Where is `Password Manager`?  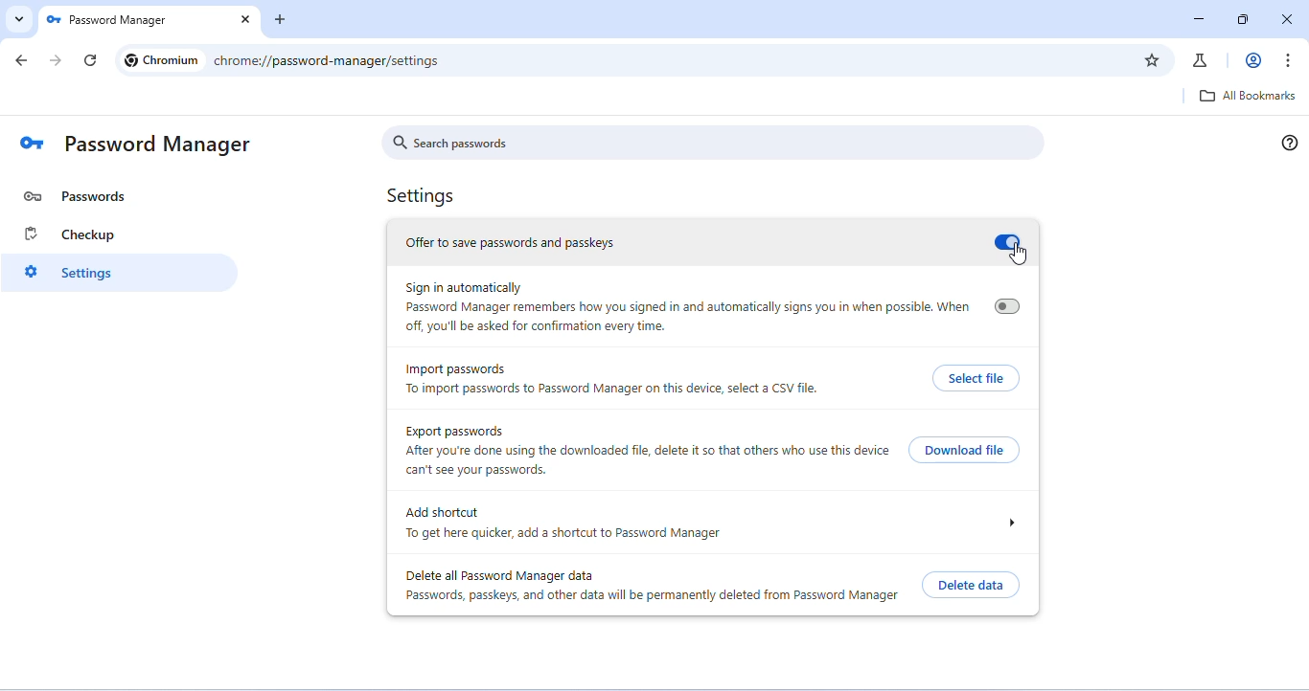 Password Manager is located at coordinates (146, 20).